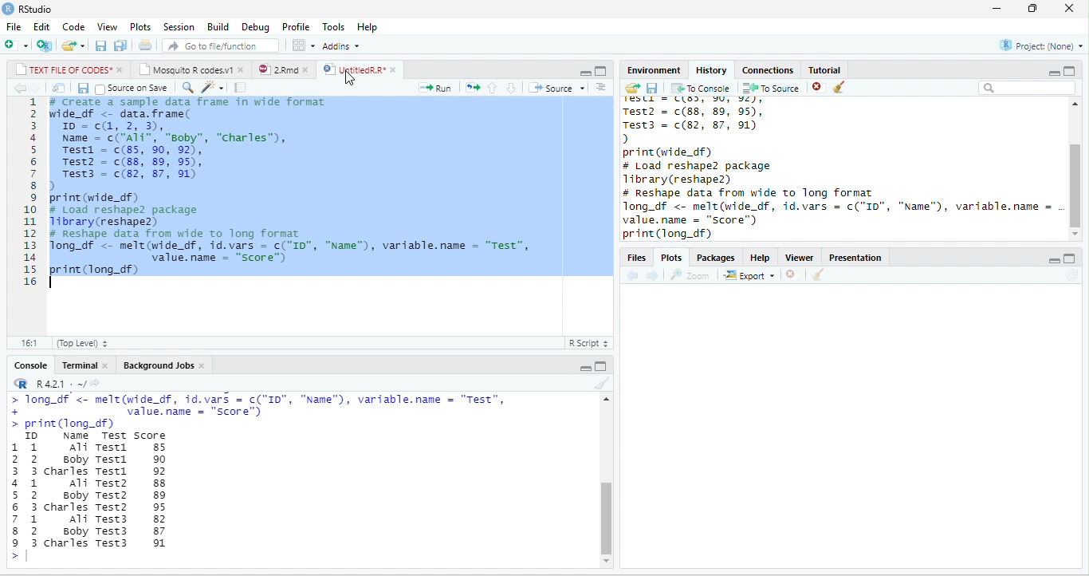 The width and height of the screenshot is (1089, 576). Describe the element at coordinates (761, 258) in the screenshot. I see `Help` at that location.